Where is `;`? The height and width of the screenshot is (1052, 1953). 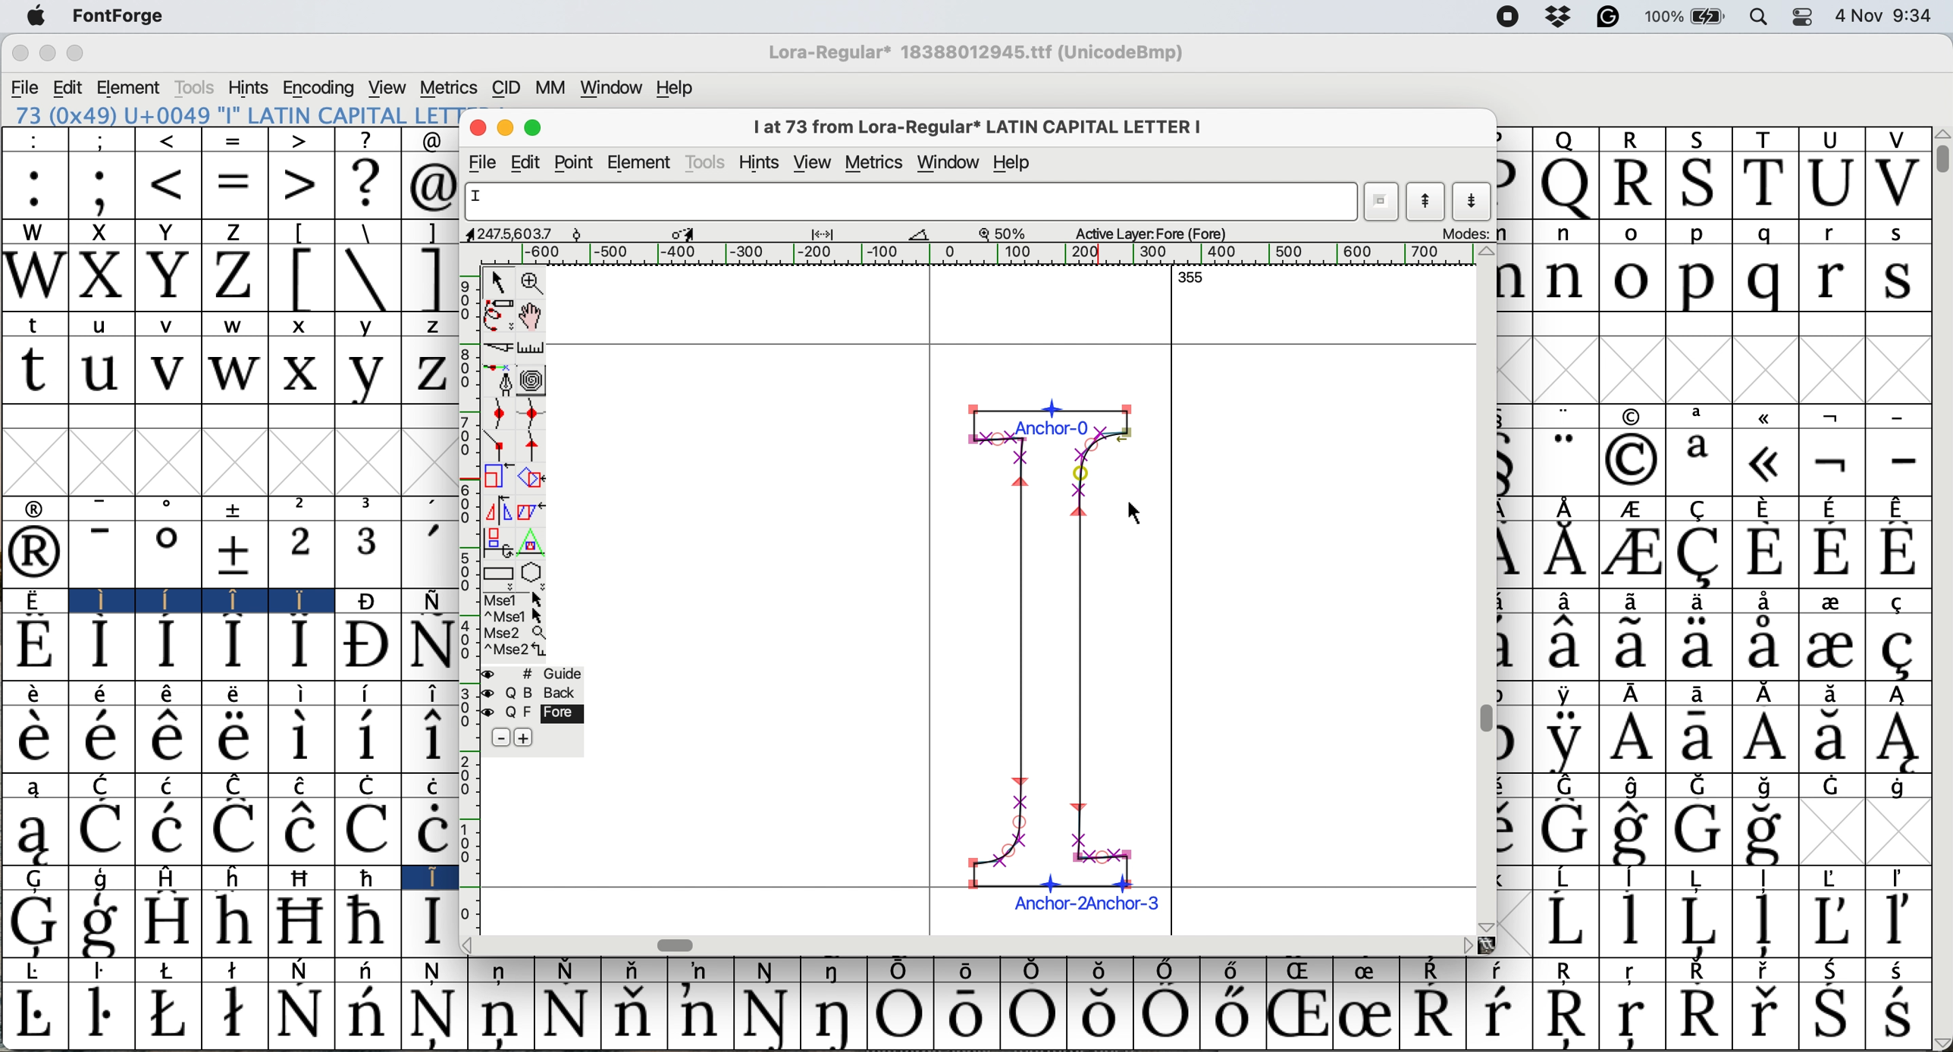 ; is located at coordinates (102, 189).